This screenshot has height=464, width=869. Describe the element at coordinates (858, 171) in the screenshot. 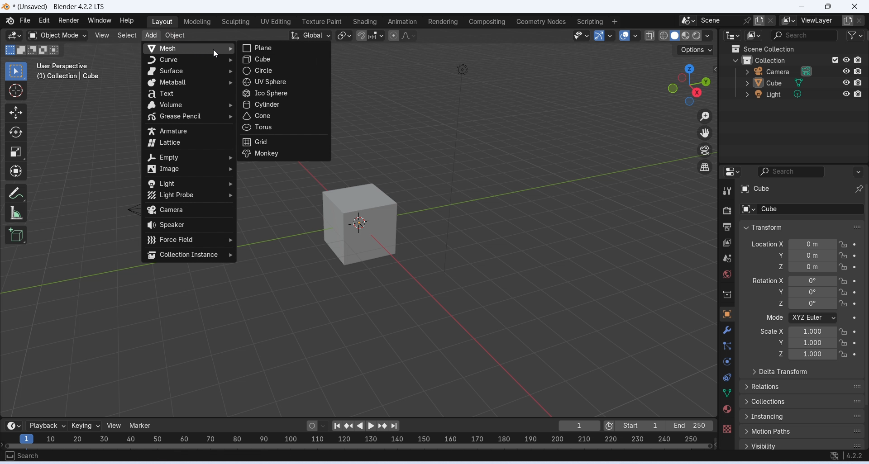

I see `options` at that location.